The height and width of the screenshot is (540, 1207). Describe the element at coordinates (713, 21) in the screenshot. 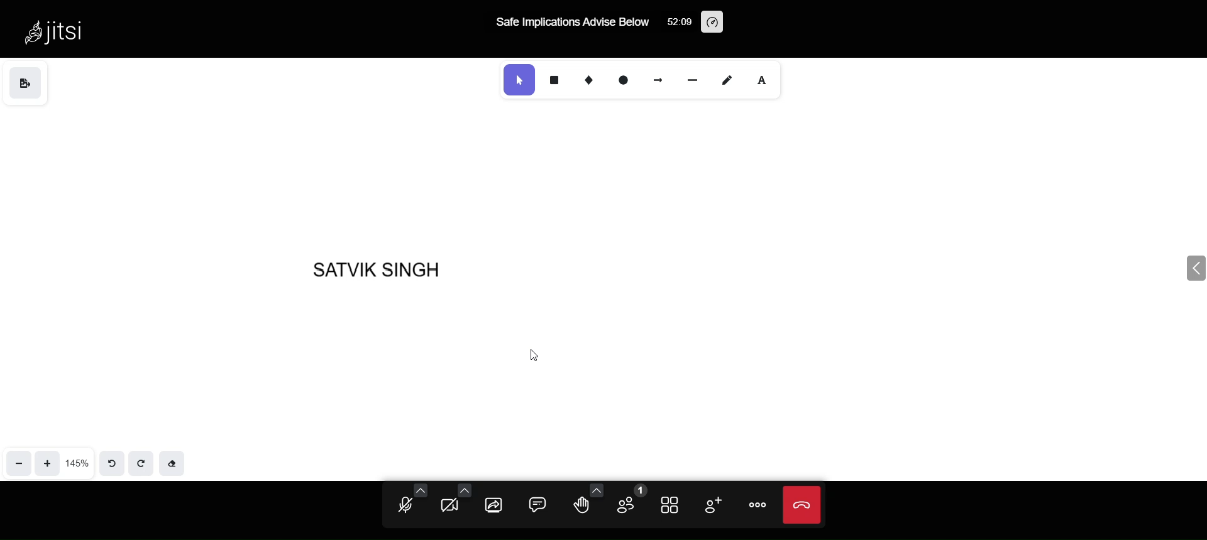

I see `performance setting` at that location.